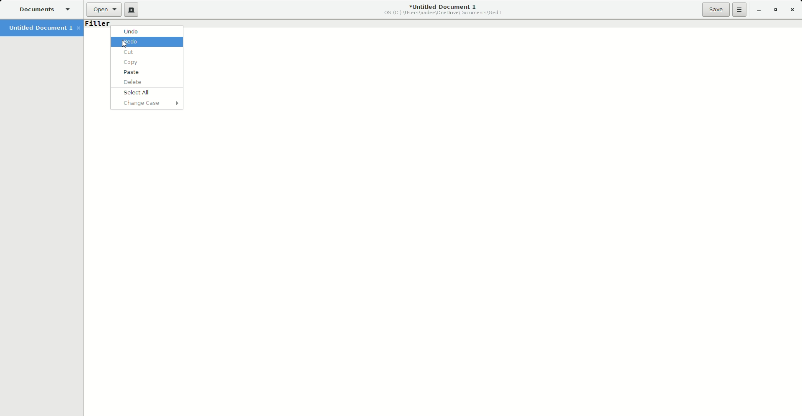  Describe the element at coordinates (99, 23) in the screenshot. I see `Filler` at that location.